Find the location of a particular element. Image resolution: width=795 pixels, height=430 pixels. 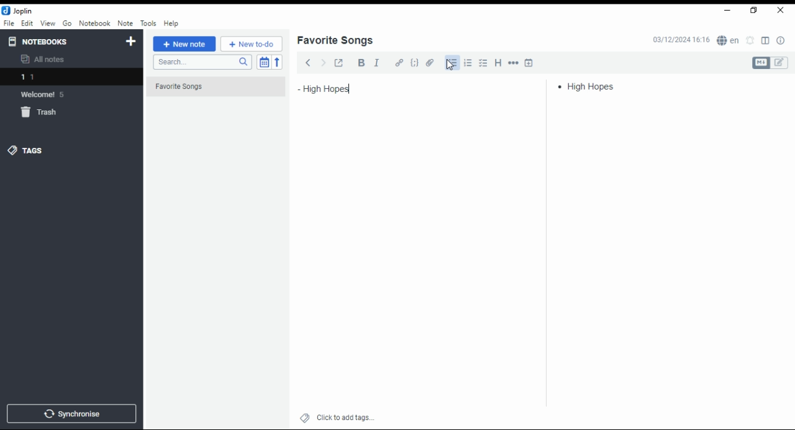

checkbox is located at coordinates (482, 64).